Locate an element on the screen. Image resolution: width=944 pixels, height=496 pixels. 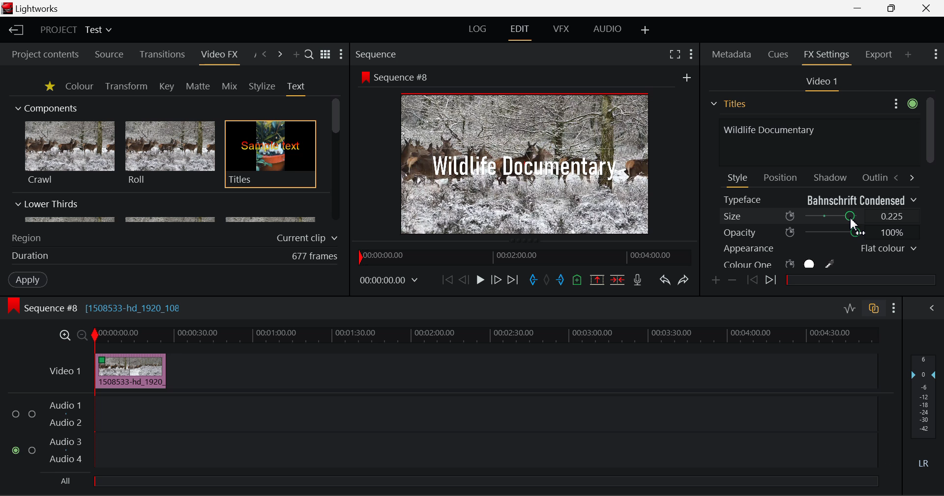
Settings is located at coordinates (904, 102).